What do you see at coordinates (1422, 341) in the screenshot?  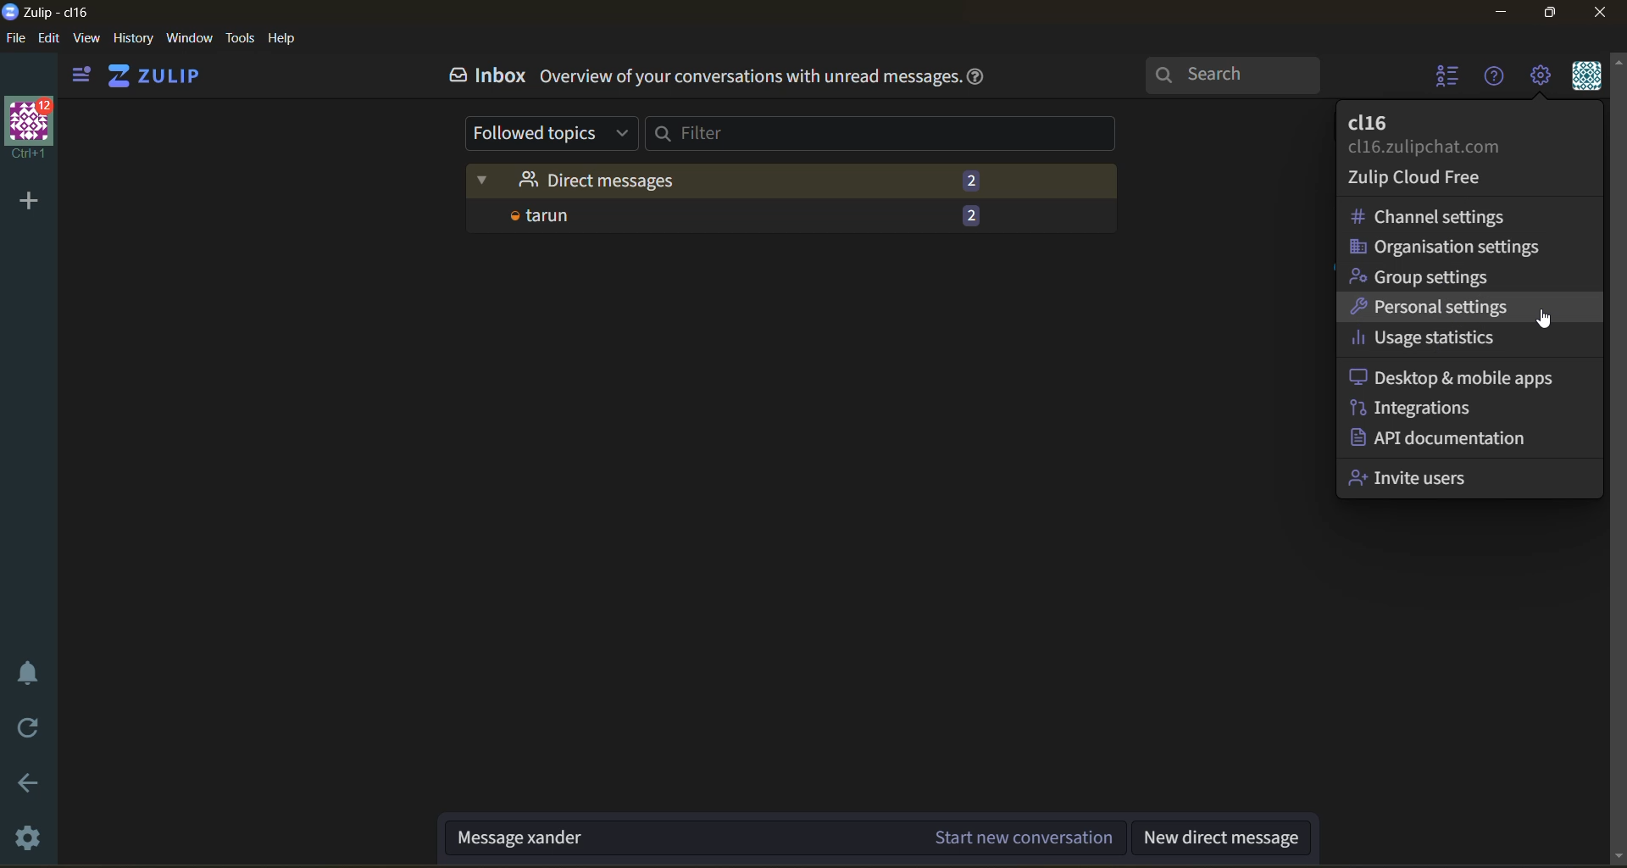 I see `usage statistics` at bounding box center [1422, 341].